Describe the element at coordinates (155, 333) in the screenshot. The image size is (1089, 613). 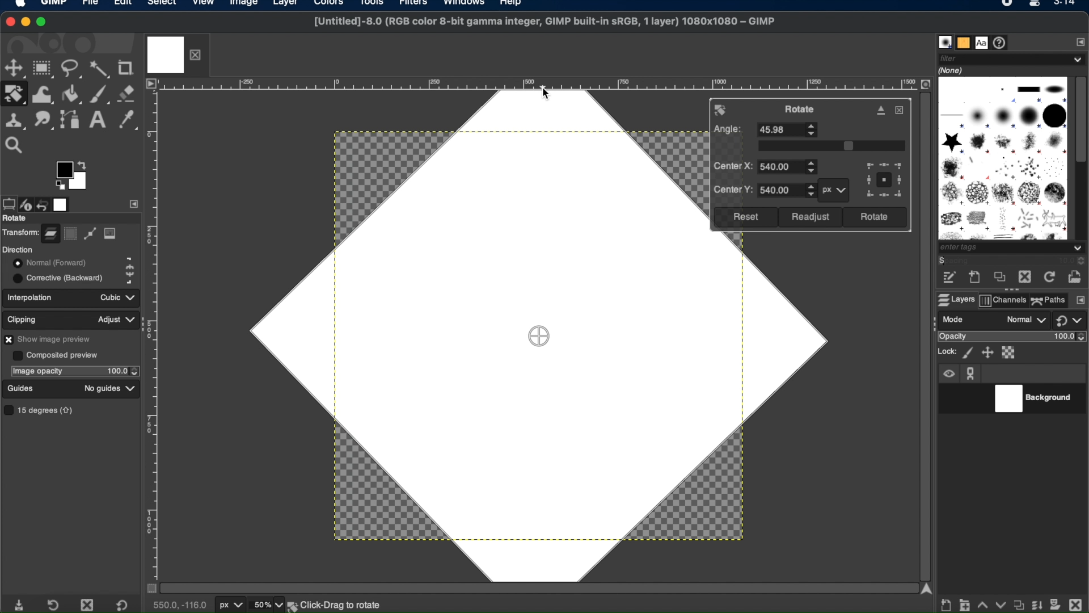
I see `margin` at that location.